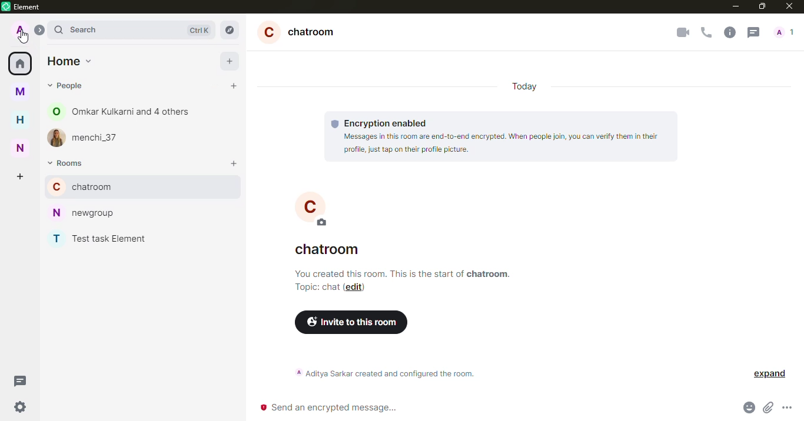  I want to click on create space, so click(20, 176).